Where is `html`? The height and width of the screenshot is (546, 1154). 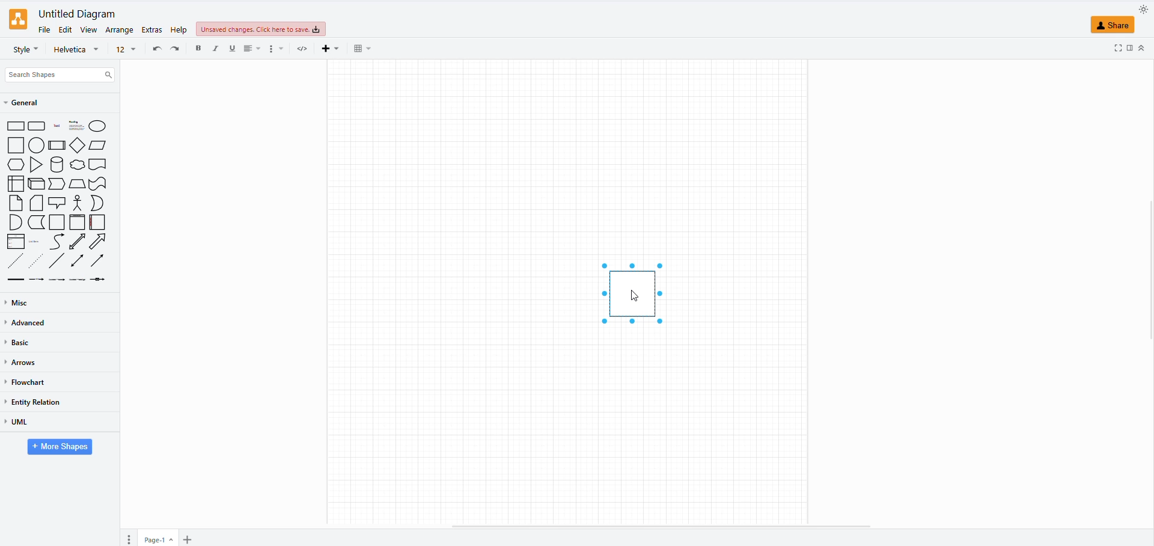 html is located at coordinates (304, 48).